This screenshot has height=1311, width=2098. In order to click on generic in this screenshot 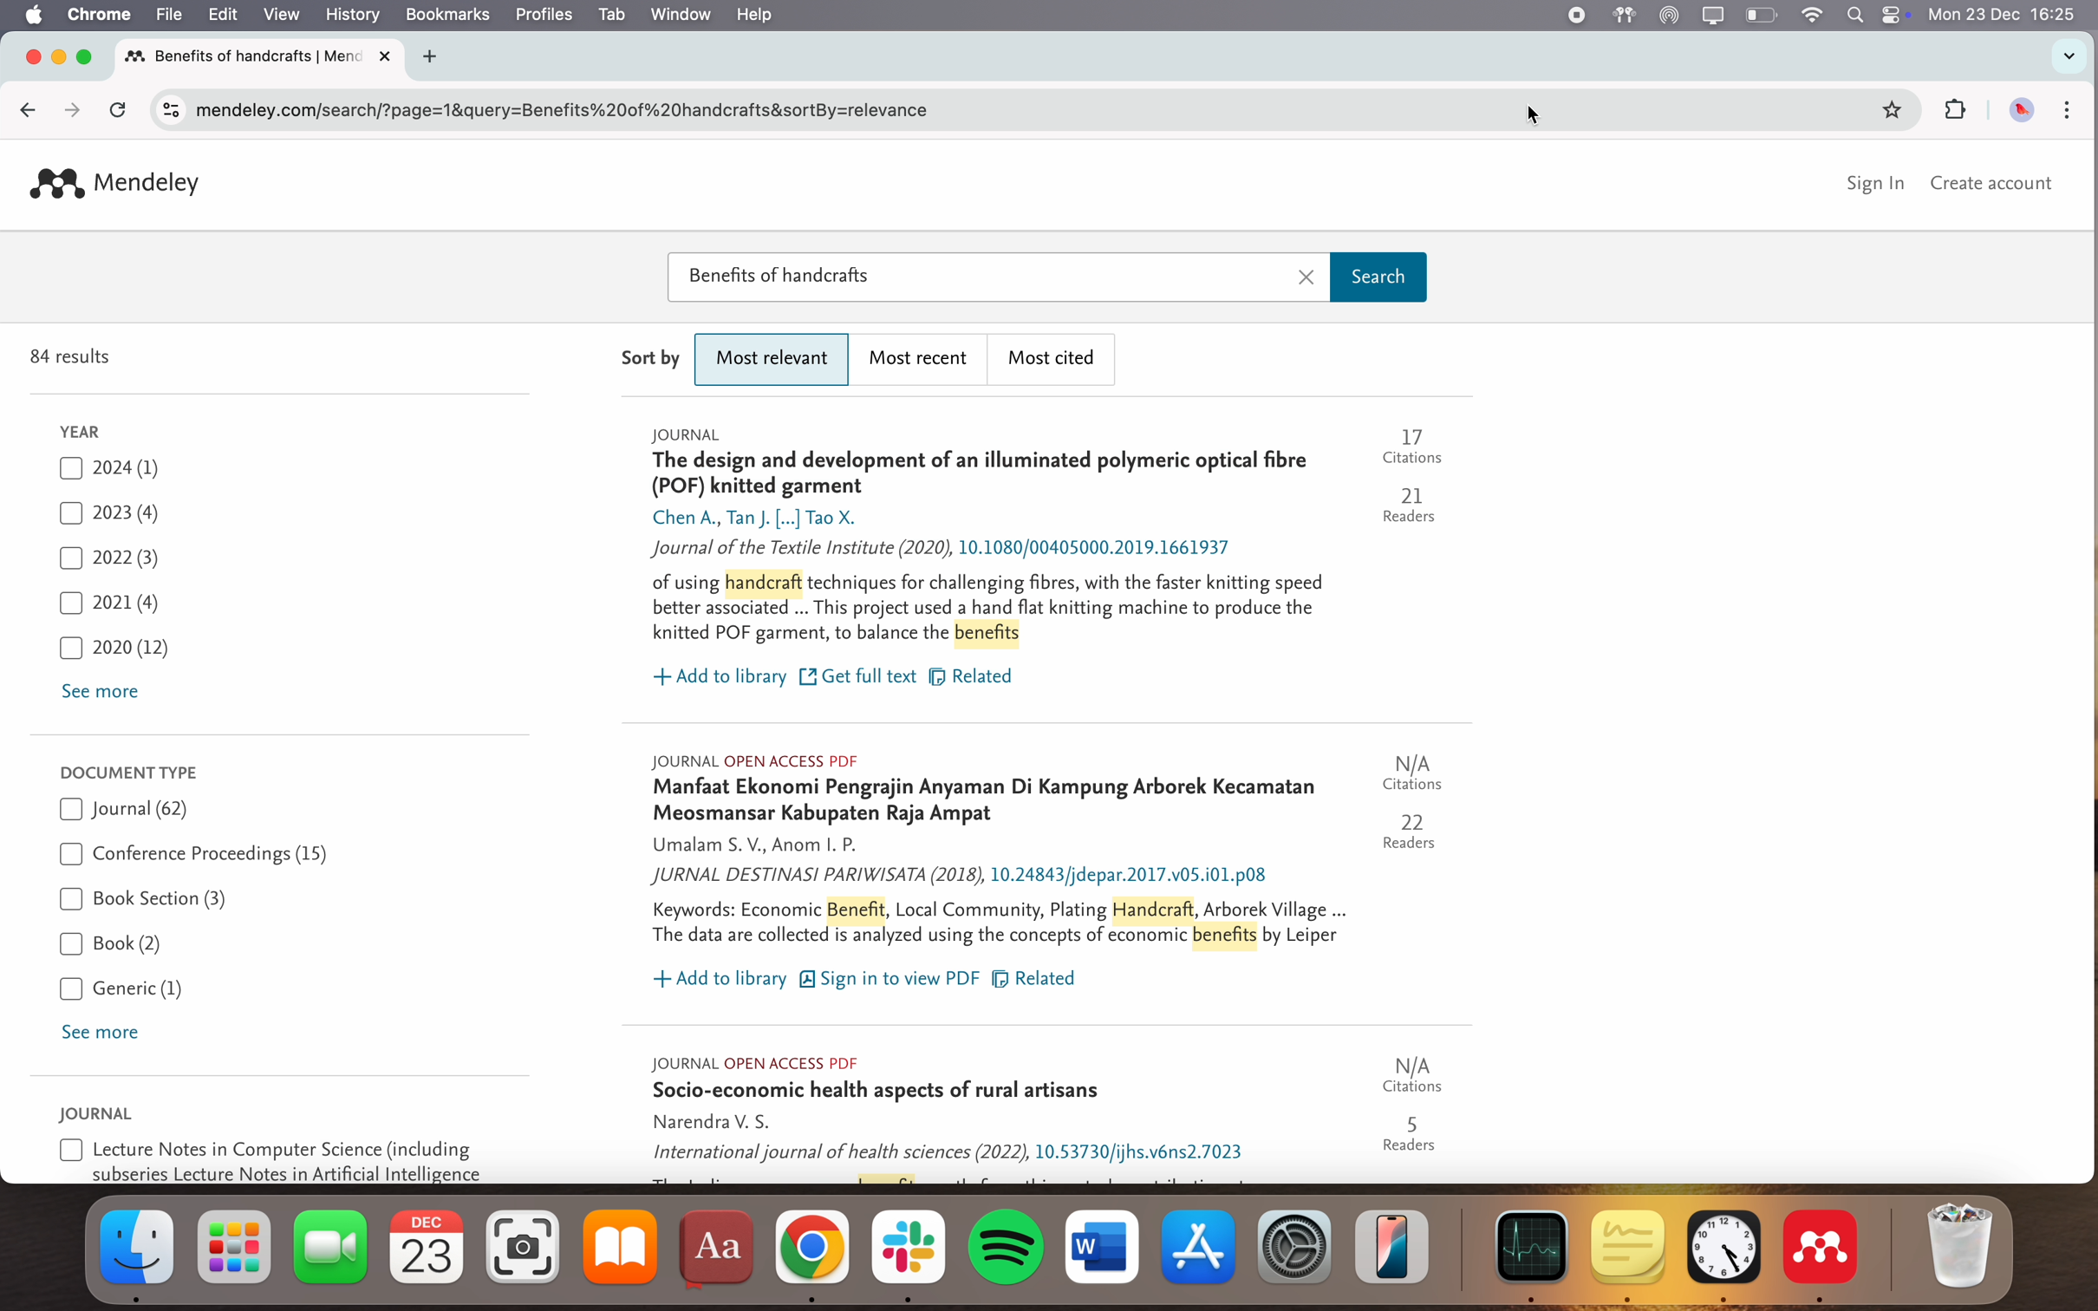, I will do `click(120, 990)`.